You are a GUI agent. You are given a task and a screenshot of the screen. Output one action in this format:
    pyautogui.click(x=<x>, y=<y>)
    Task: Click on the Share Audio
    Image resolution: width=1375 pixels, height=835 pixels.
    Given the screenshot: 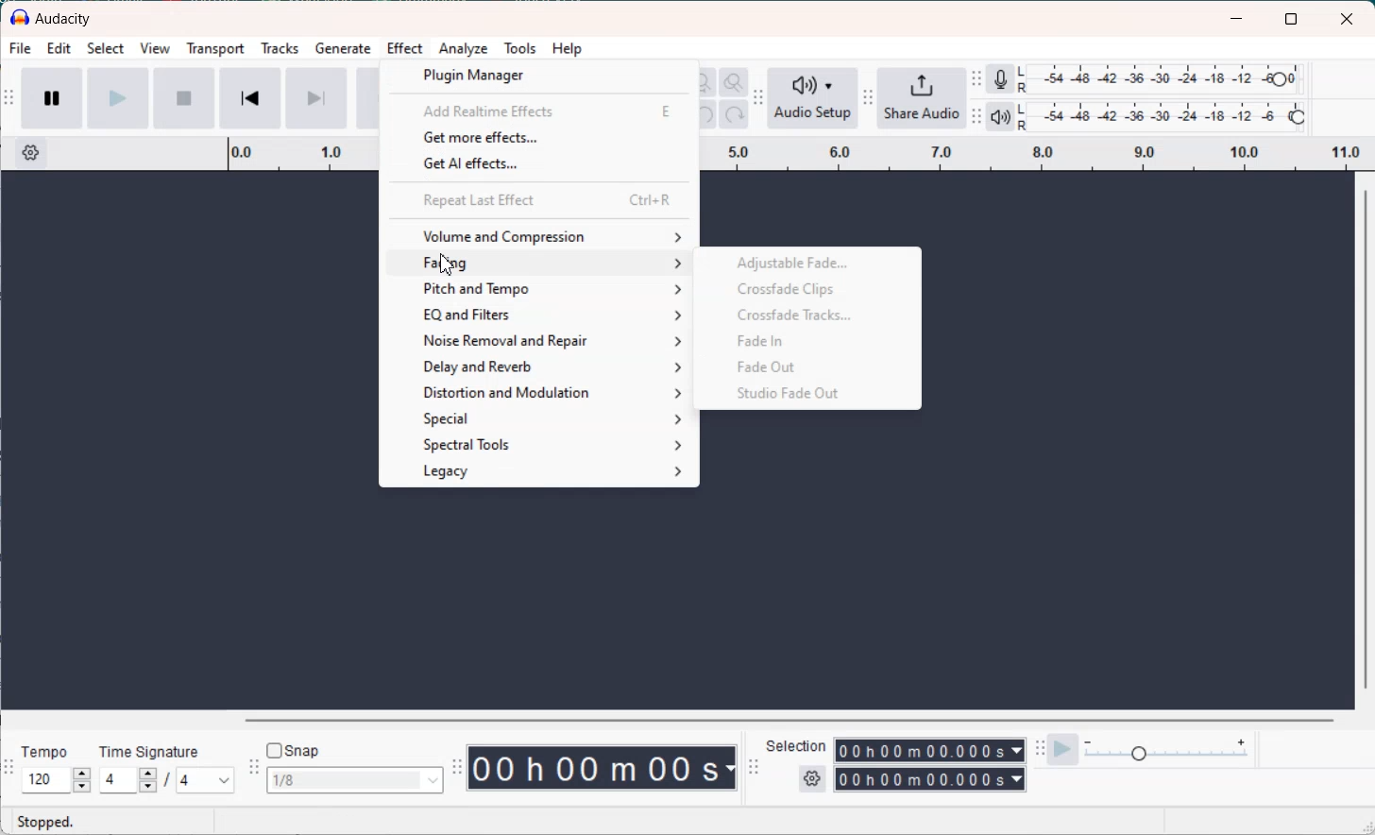 What is the action you would take?
    pyautogui.click(x=924, y=99)
    